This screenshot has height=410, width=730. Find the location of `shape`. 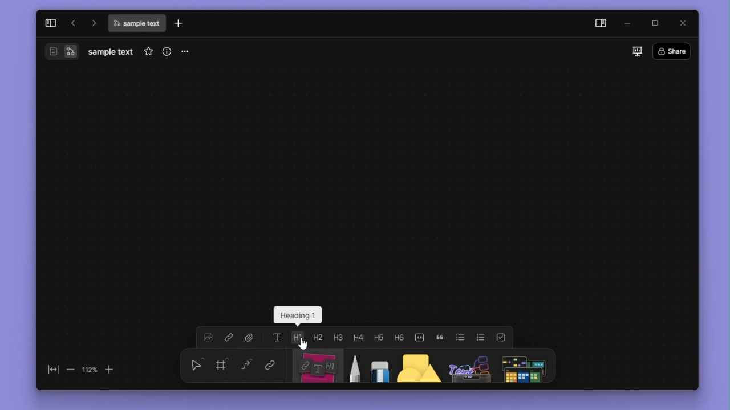

shape is located at coordinates (419, 366).